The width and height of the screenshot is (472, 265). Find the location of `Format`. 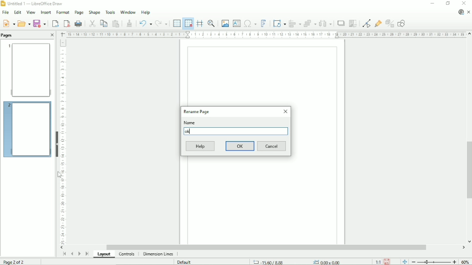

Format is located at coordinates (62, 13).